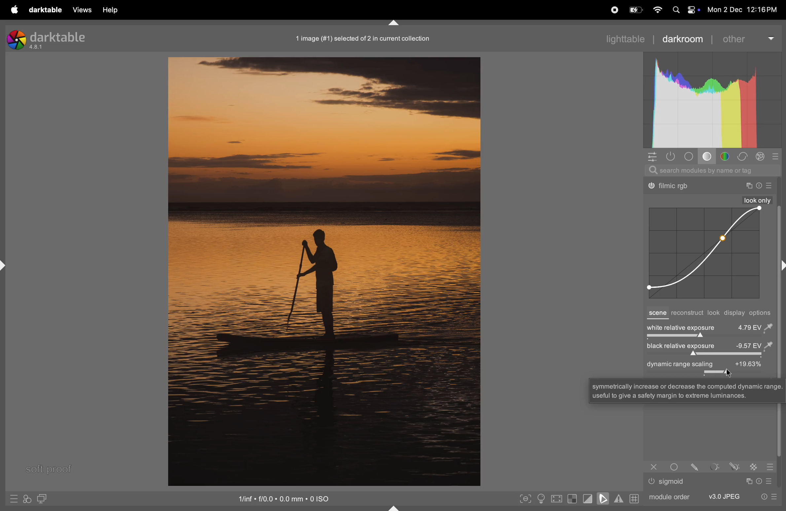 The image size is (786, 511). Describe the element at coordinates (712, 100) in the screenshot. I see `histogram` at that location.